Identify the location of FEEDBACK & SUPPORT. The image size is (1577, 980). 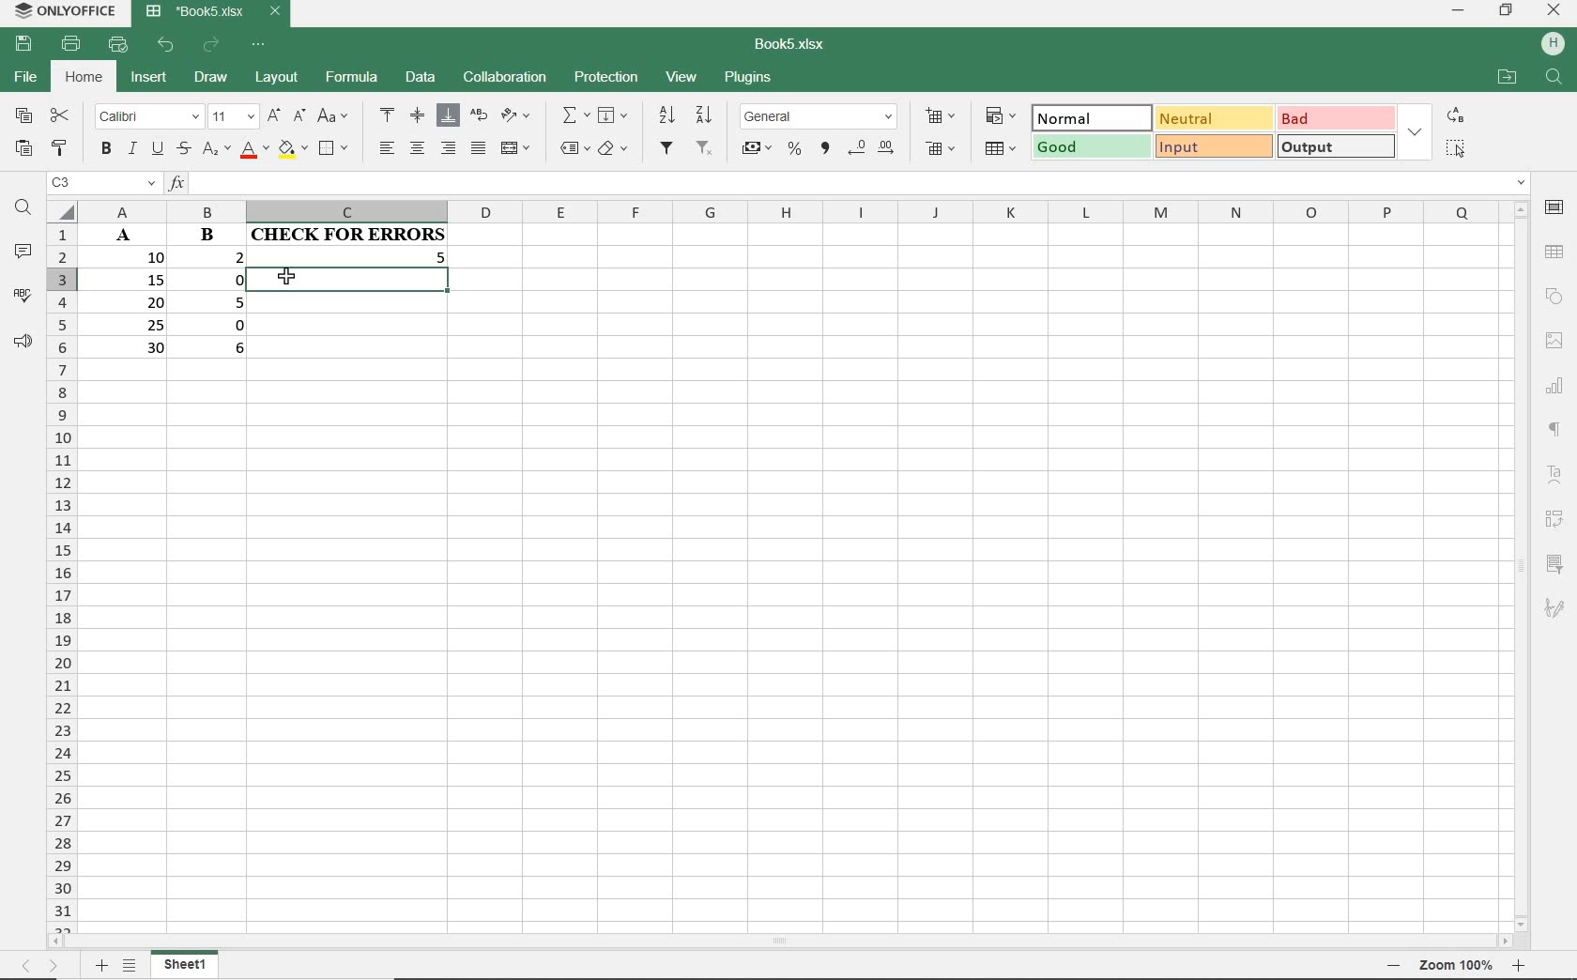
(20, 338).